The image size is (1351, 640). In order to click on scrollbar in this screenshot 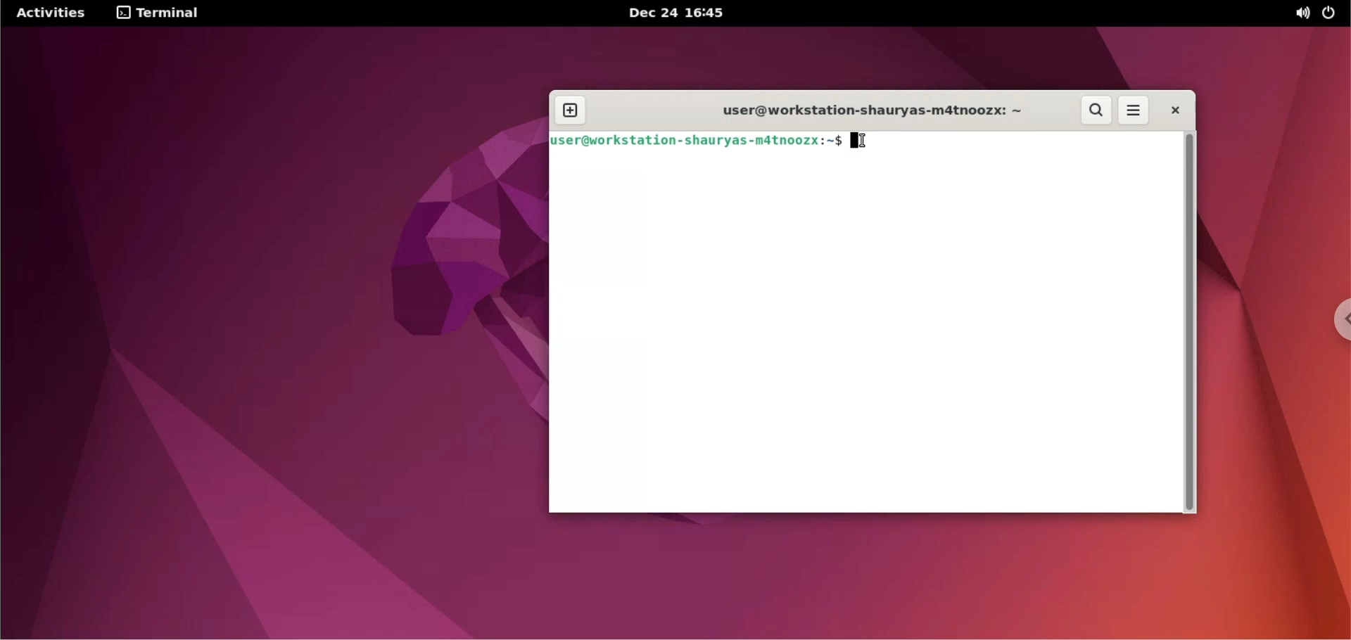, I will do `click(1189, 321)`.